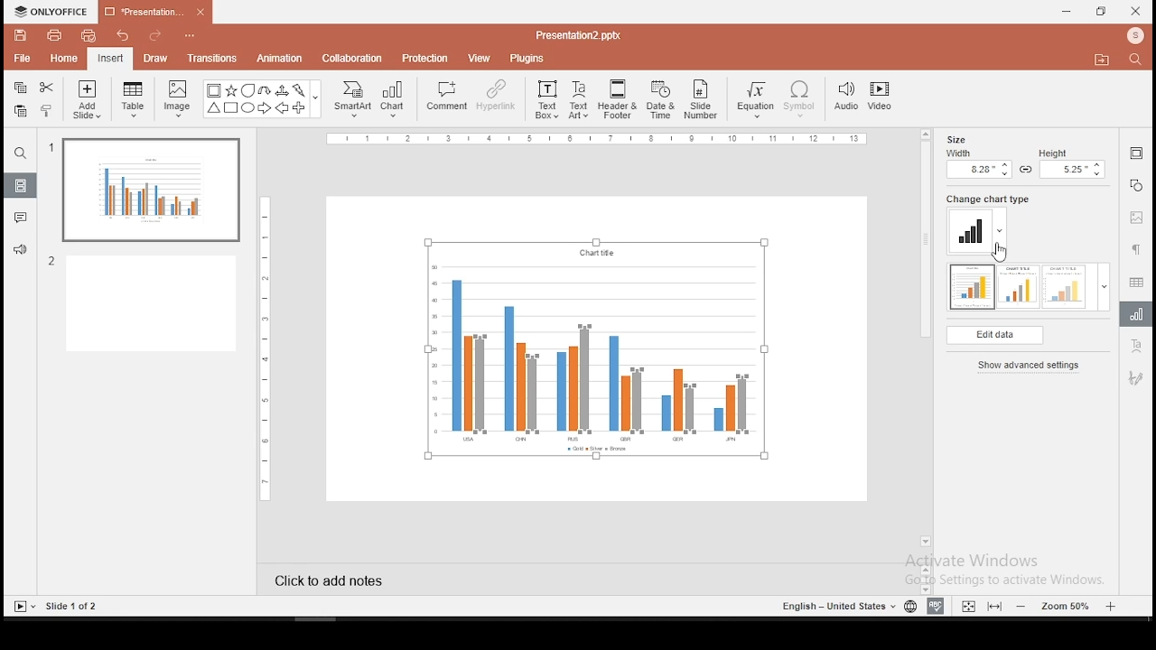 This screenshot has height=650, width=1156. I want to click on animation, so click(282, 59).